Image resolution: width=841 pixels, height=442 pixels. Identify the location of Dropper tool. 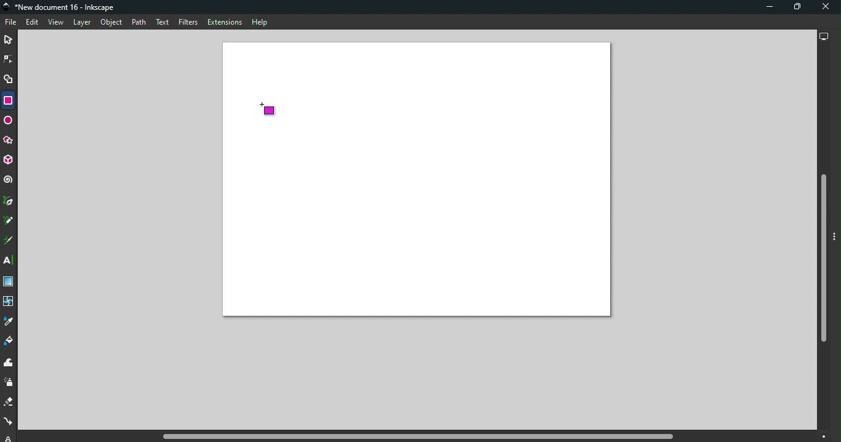
(9, 321).